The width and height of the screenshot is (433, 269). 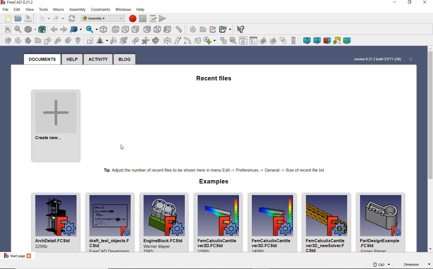 I want to click on check interferences, so click(x=283, y=40).